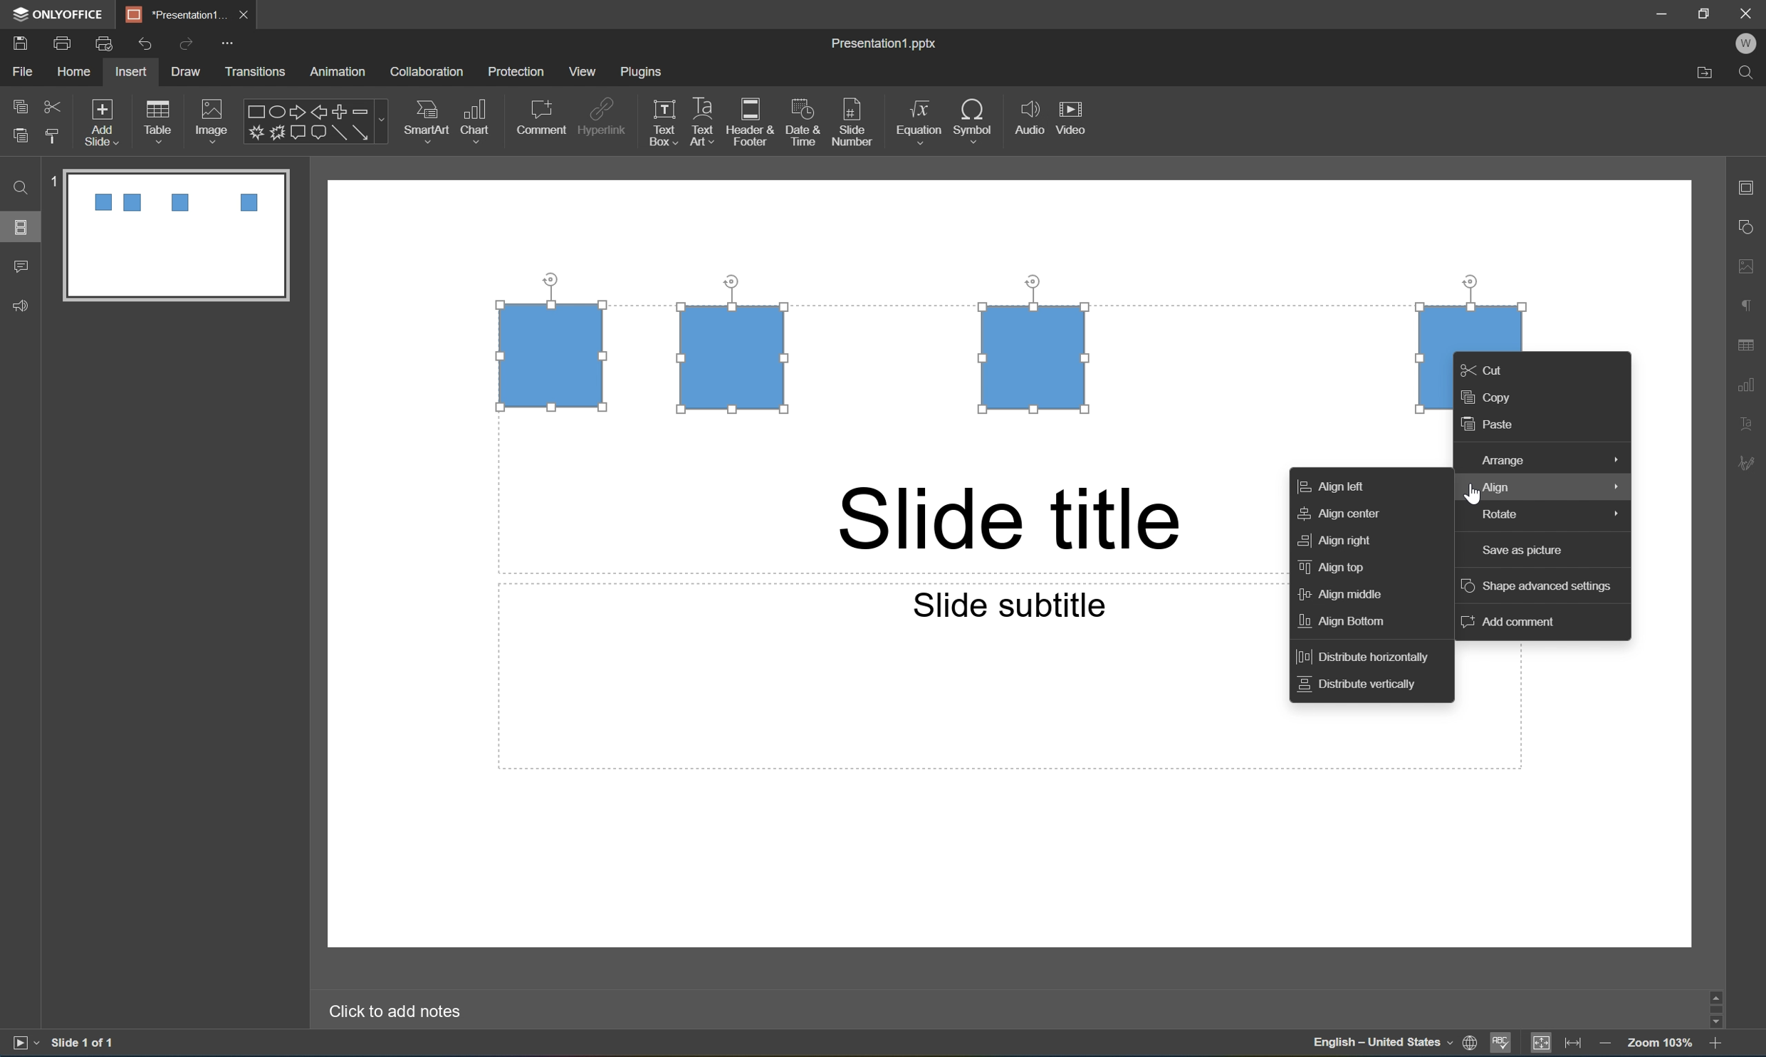 Image resolution: width=1766 pixels, height=1057 pixels. What do you see at coordinates (1491, 368) in the screenshot?
I see `cut` at bounding box center [1491, 368].